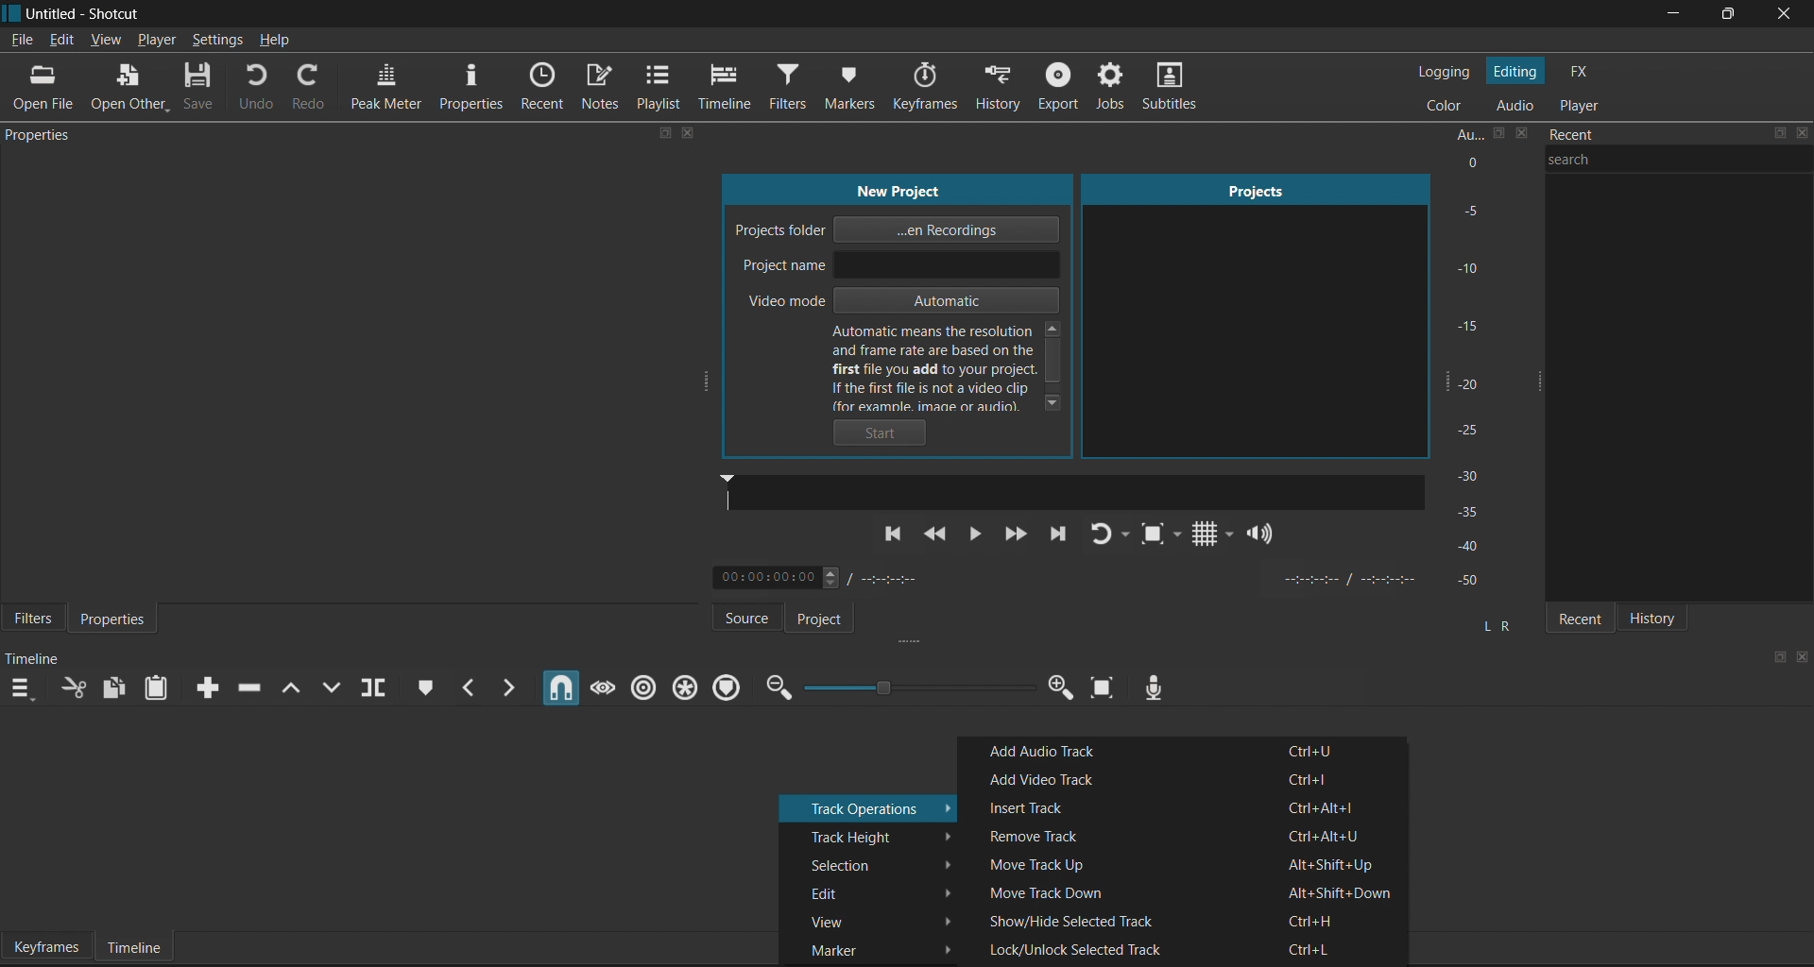 The width and height of the screenshot is (1814, 967). Describe the element at coordinates (1494, 619) in the screenshot. I see `l r` at that location.